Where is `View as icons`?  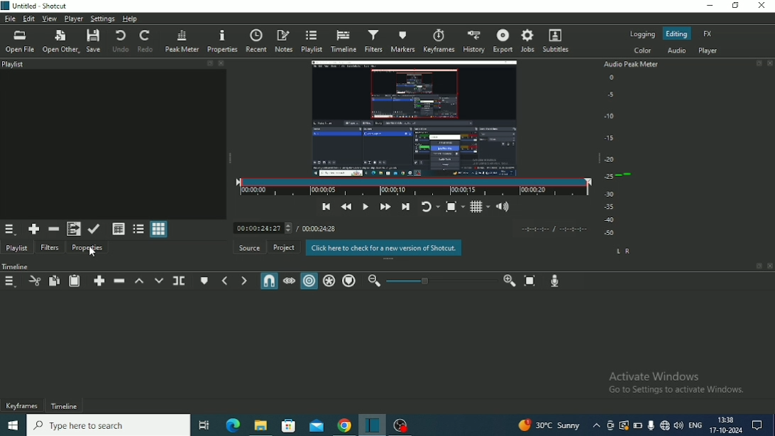 View as icons is located at coordinates (159, 229).